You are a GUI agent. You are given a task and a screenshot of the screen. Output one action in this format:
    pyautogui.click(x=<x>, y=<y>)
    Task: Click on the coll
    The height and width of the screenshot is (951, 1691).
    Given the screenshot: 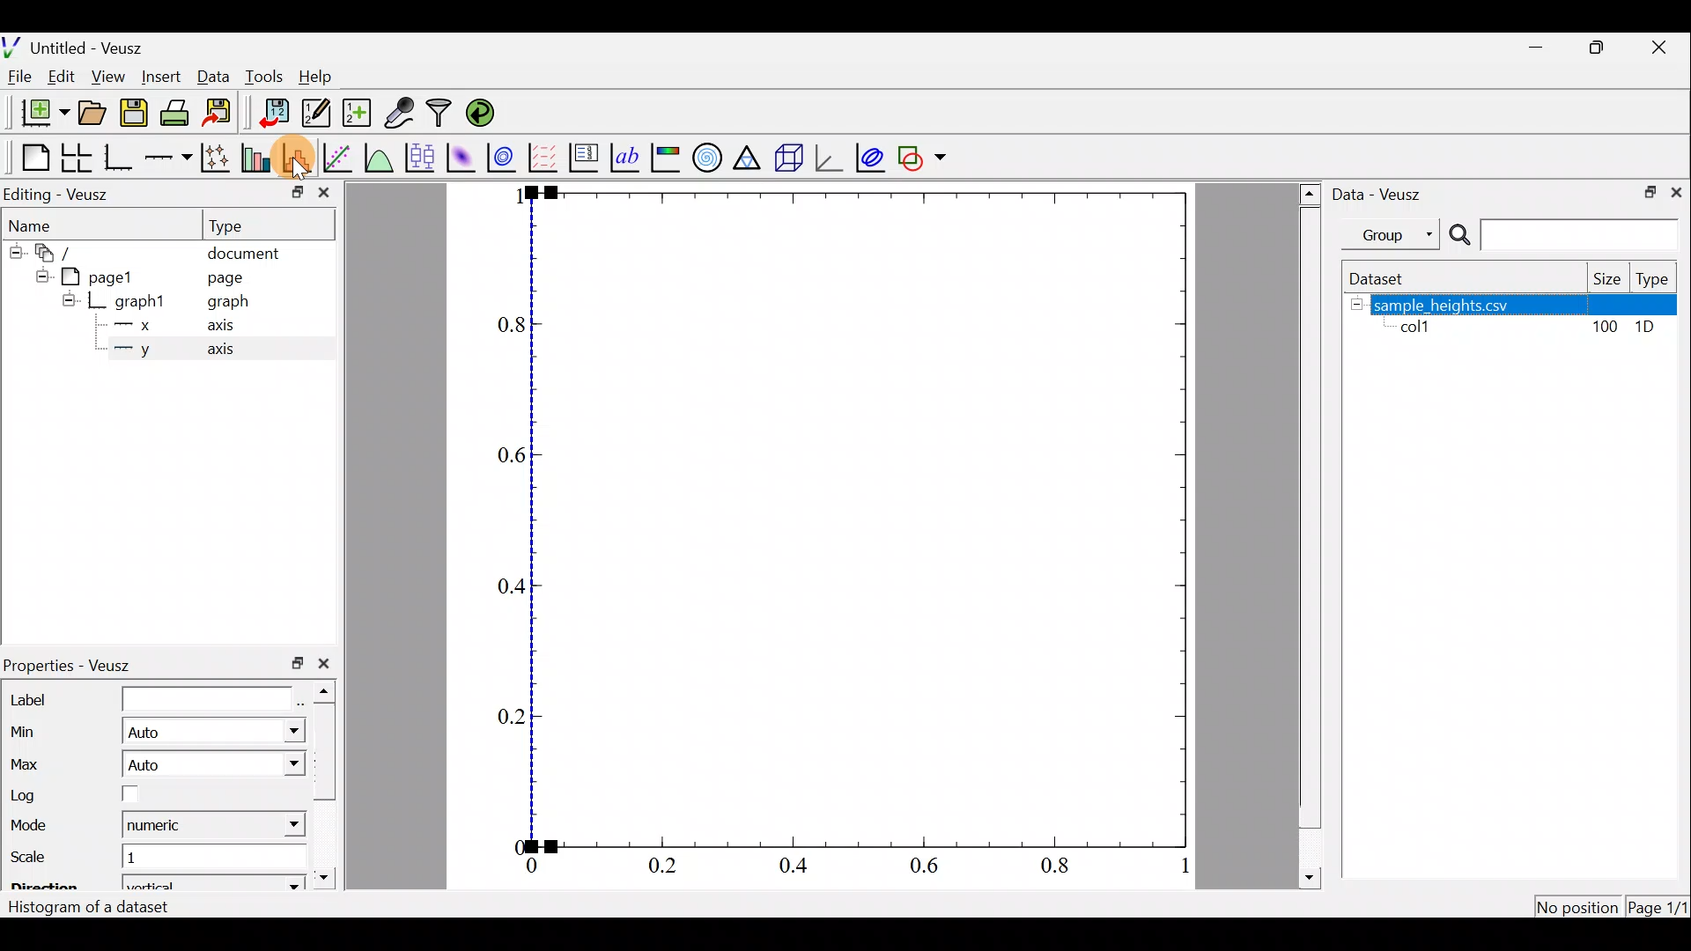 What is the action you would take?
    pyautogui.click(x=1422, y=328)
    